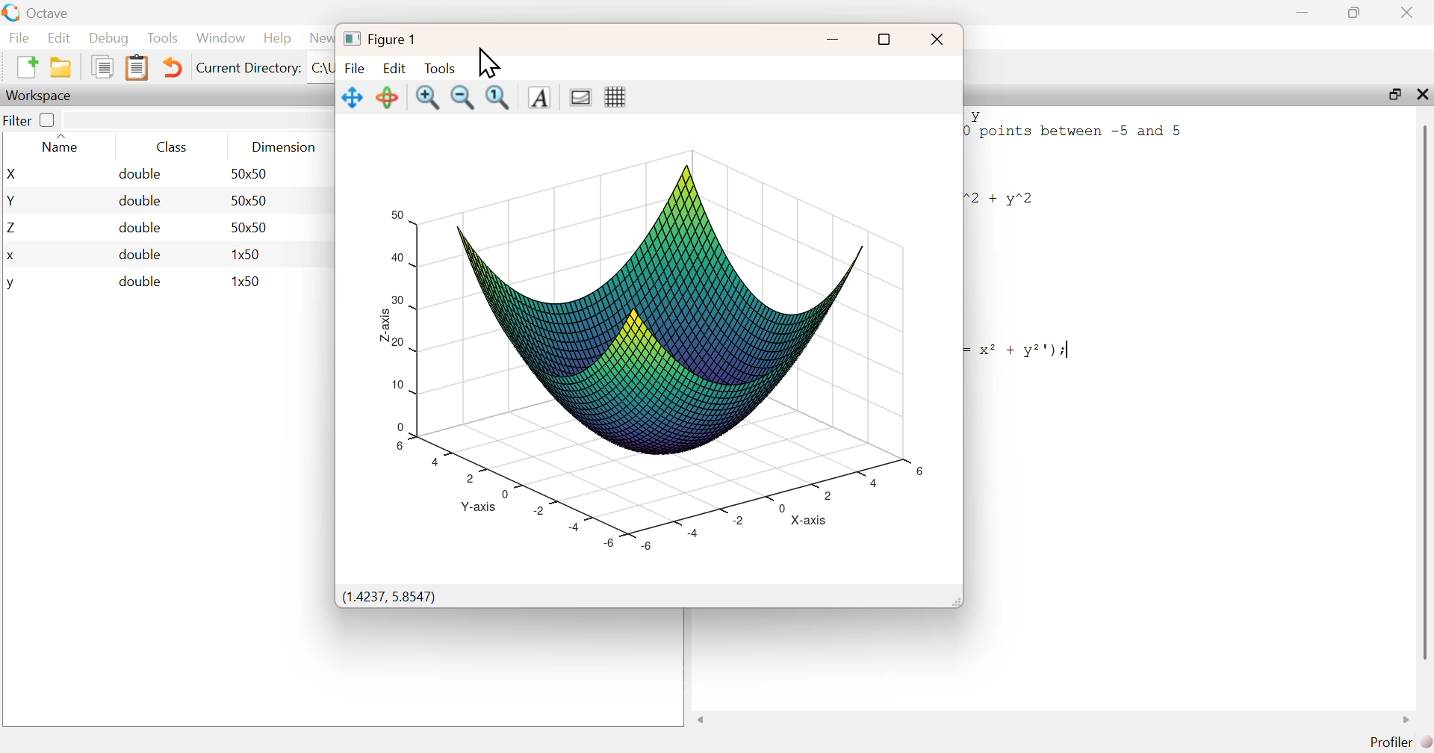 The image size is (1434, 753). What do you see at coordinates (248, 254) in the screenshot?
I see `1x50` at bounding box center [248, 254].